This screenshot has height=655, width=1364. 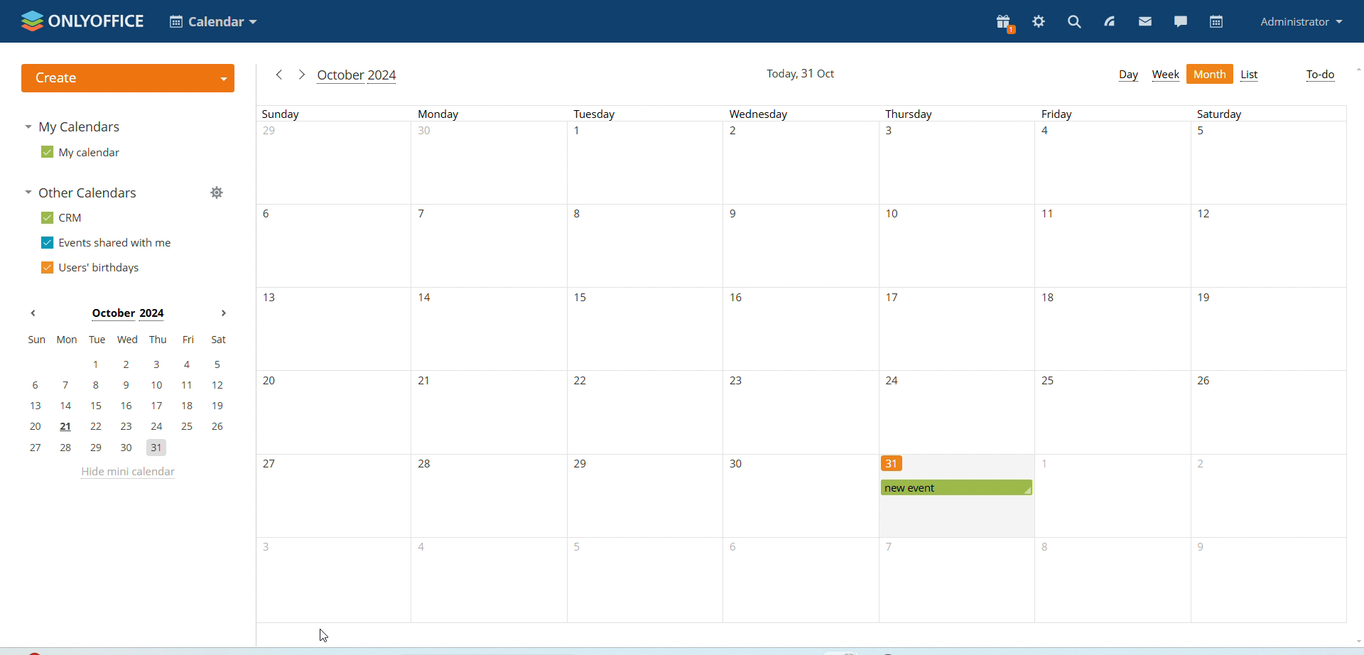 What do you see at coordinates (1269, 364) in the screenshot?
I see `Saturdays` at bounding box center [1269, 364].